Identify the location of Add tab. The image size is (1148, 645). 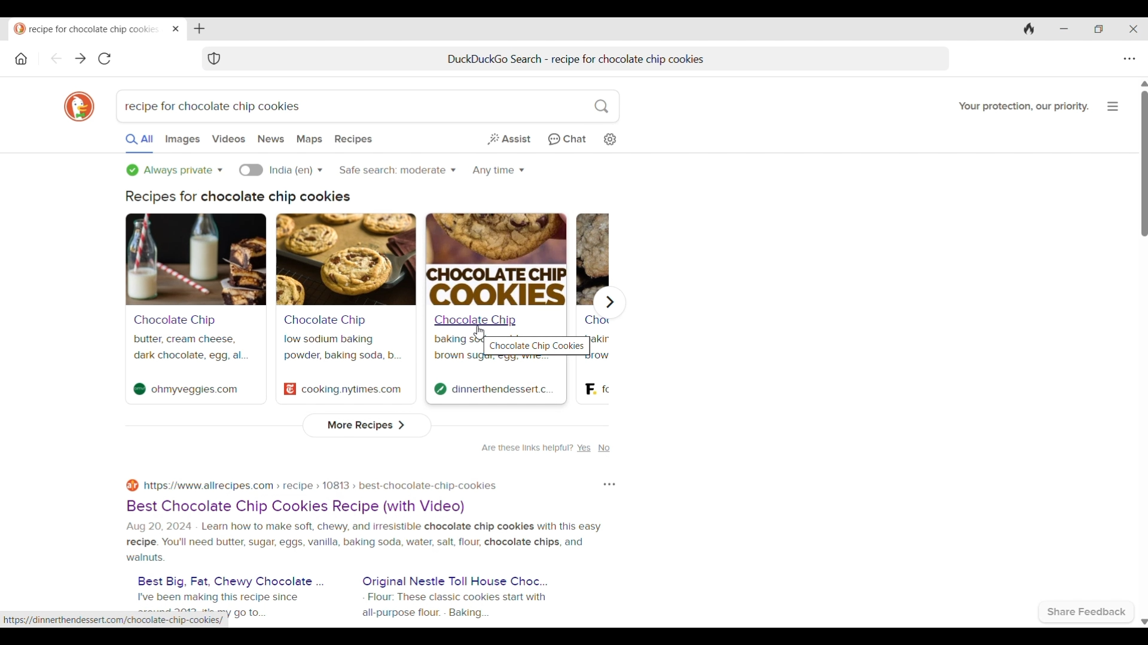
(199, 29).